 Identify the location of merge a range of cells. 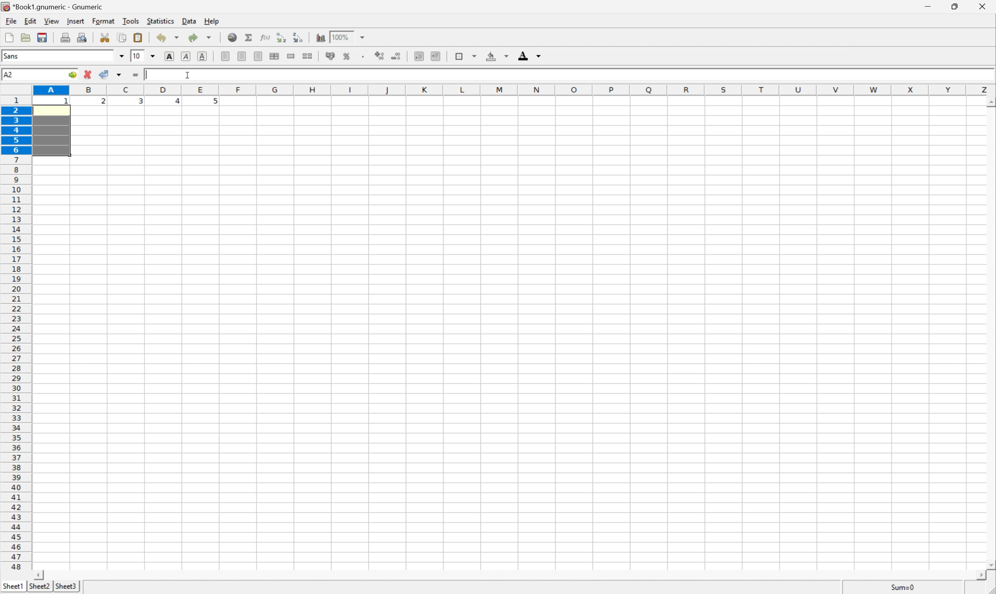
(292, 57).